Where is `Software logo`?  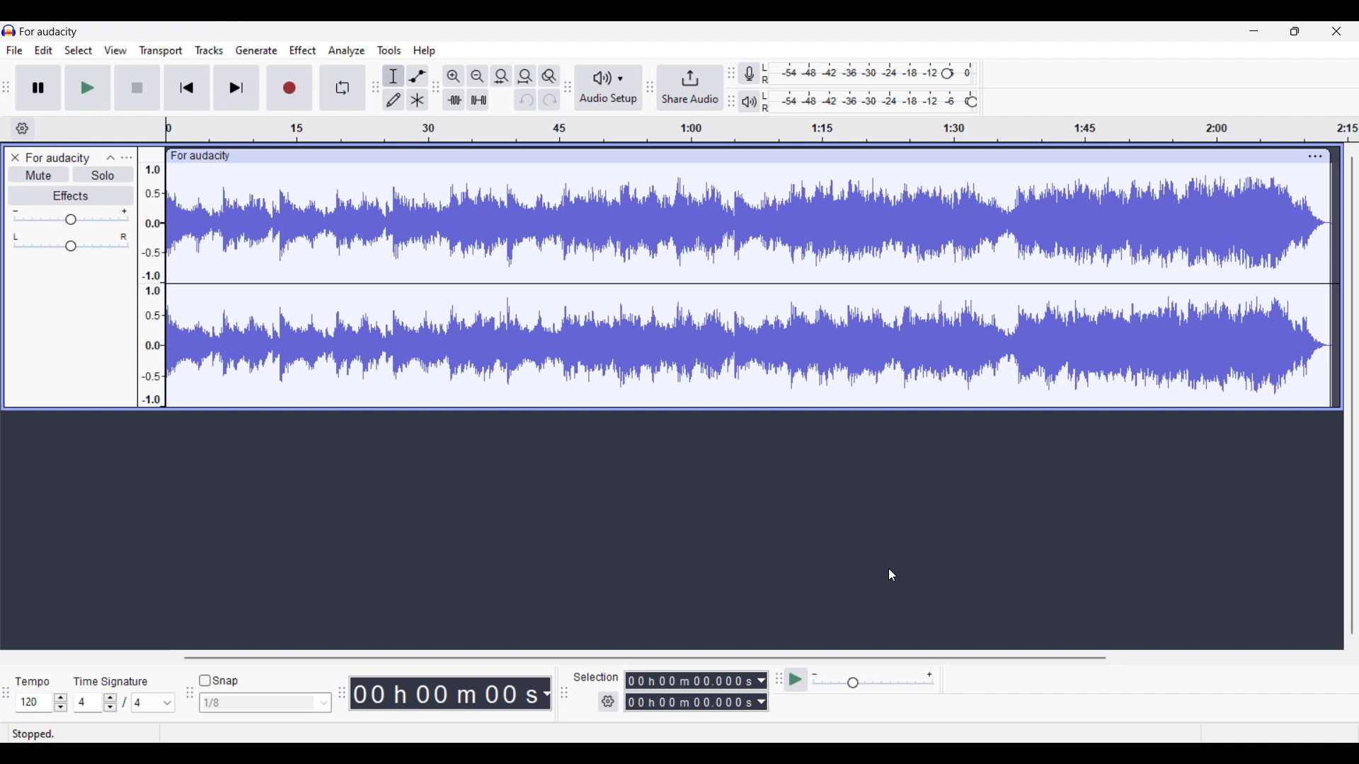
Software logo is located at coordinates (9, 30).